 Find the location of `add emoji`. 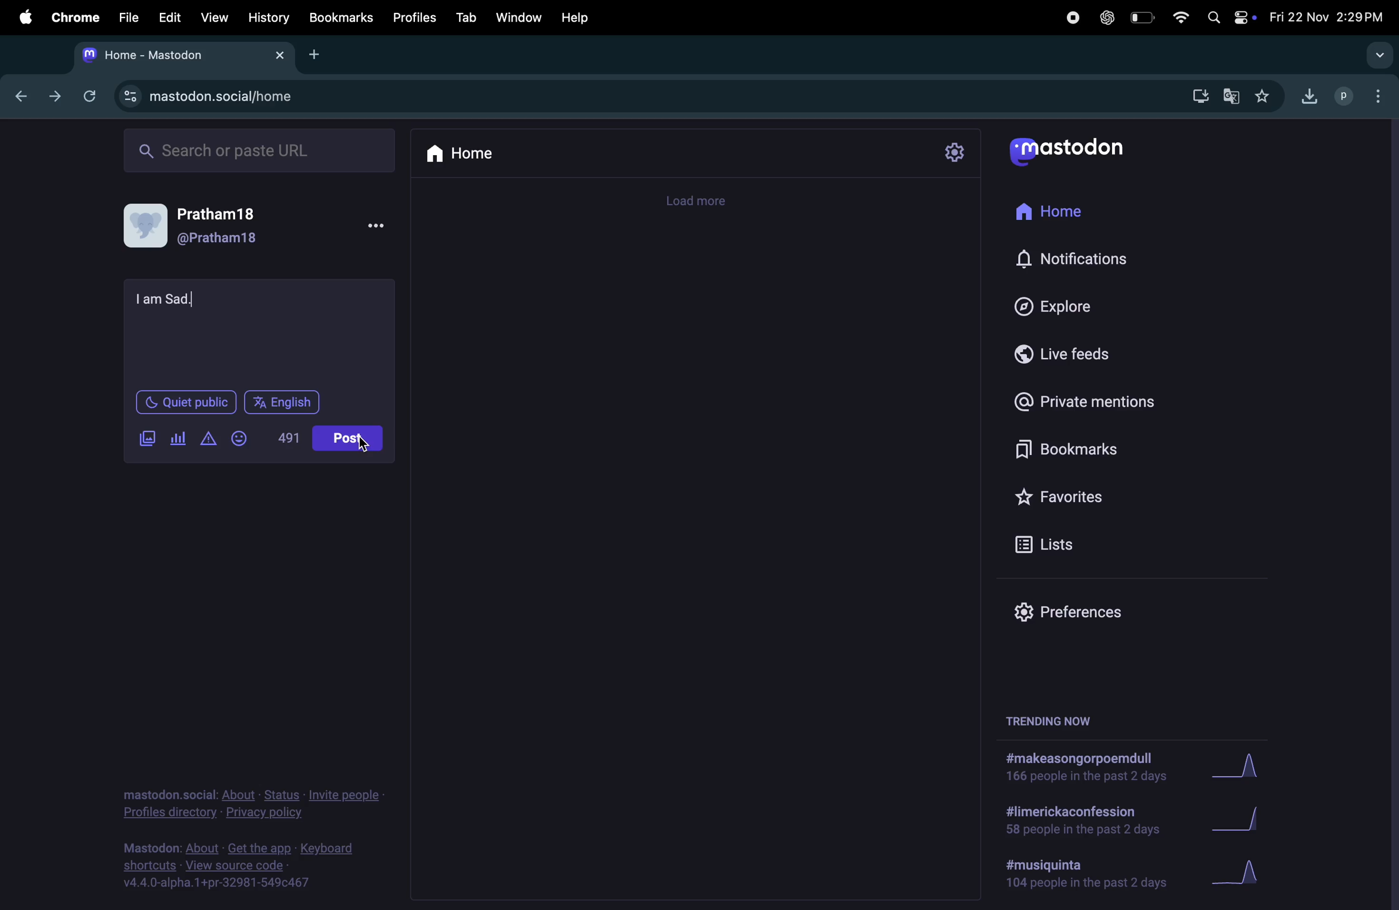

add emoji is located at coordinates (241, 437).